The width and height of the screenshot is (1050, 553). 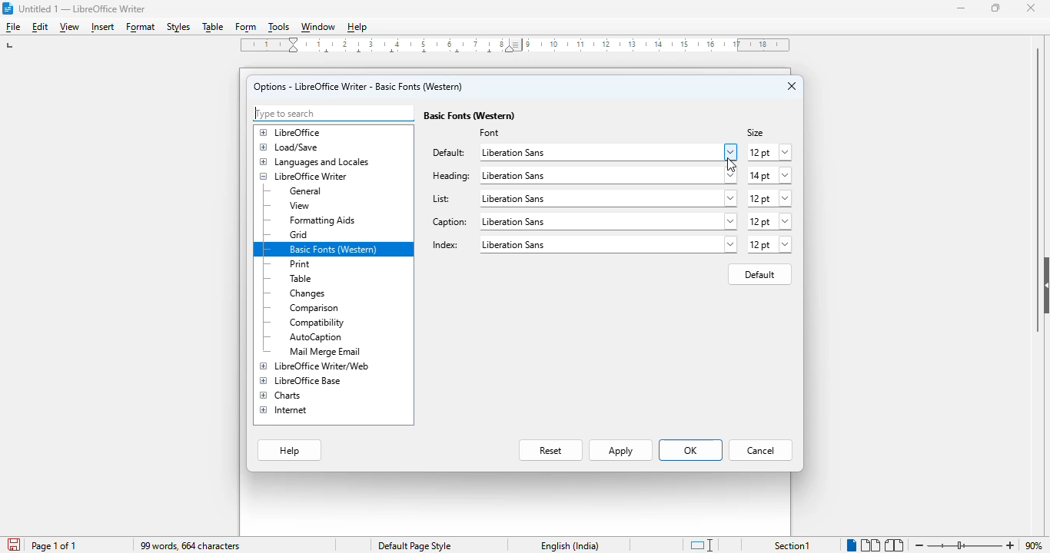 What do you see at coordinates (316, 366) in the screenshot?
I see `LibreOffice Writer/web` at bounding box center [316, 366].